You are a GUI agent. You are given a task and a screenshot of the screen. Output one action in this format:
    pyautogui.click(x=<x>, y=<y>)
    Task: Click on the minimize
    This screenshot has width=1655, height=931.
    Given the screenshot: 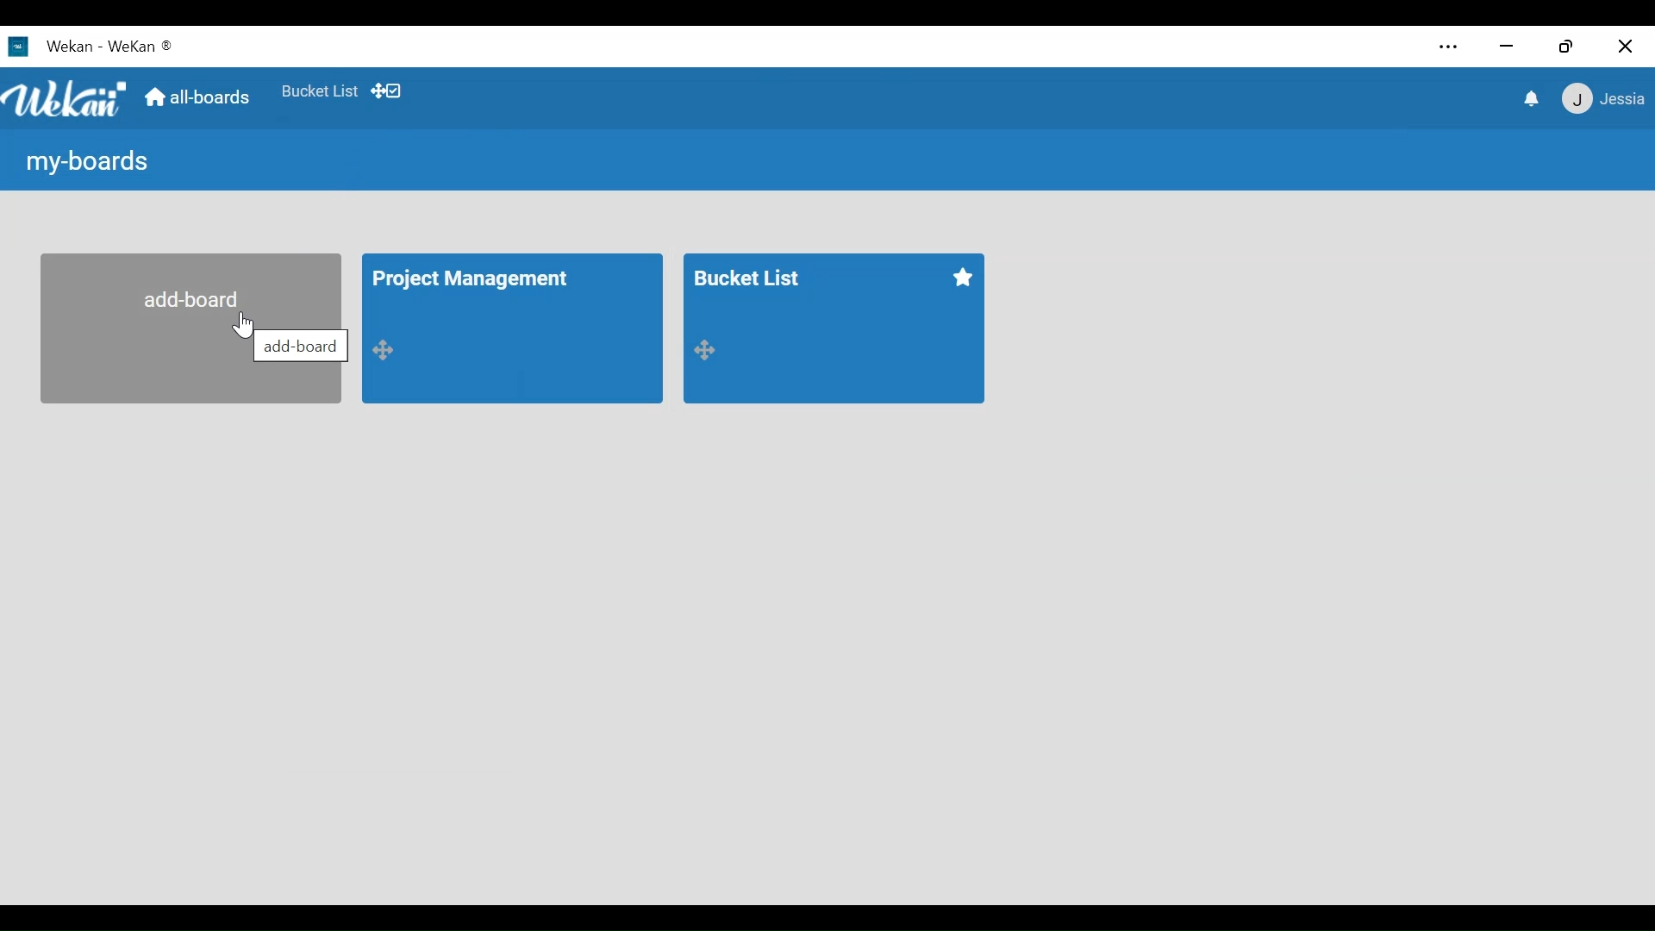 What is the action you would take?
    pyautogui.click(x=1508, y=45)
    